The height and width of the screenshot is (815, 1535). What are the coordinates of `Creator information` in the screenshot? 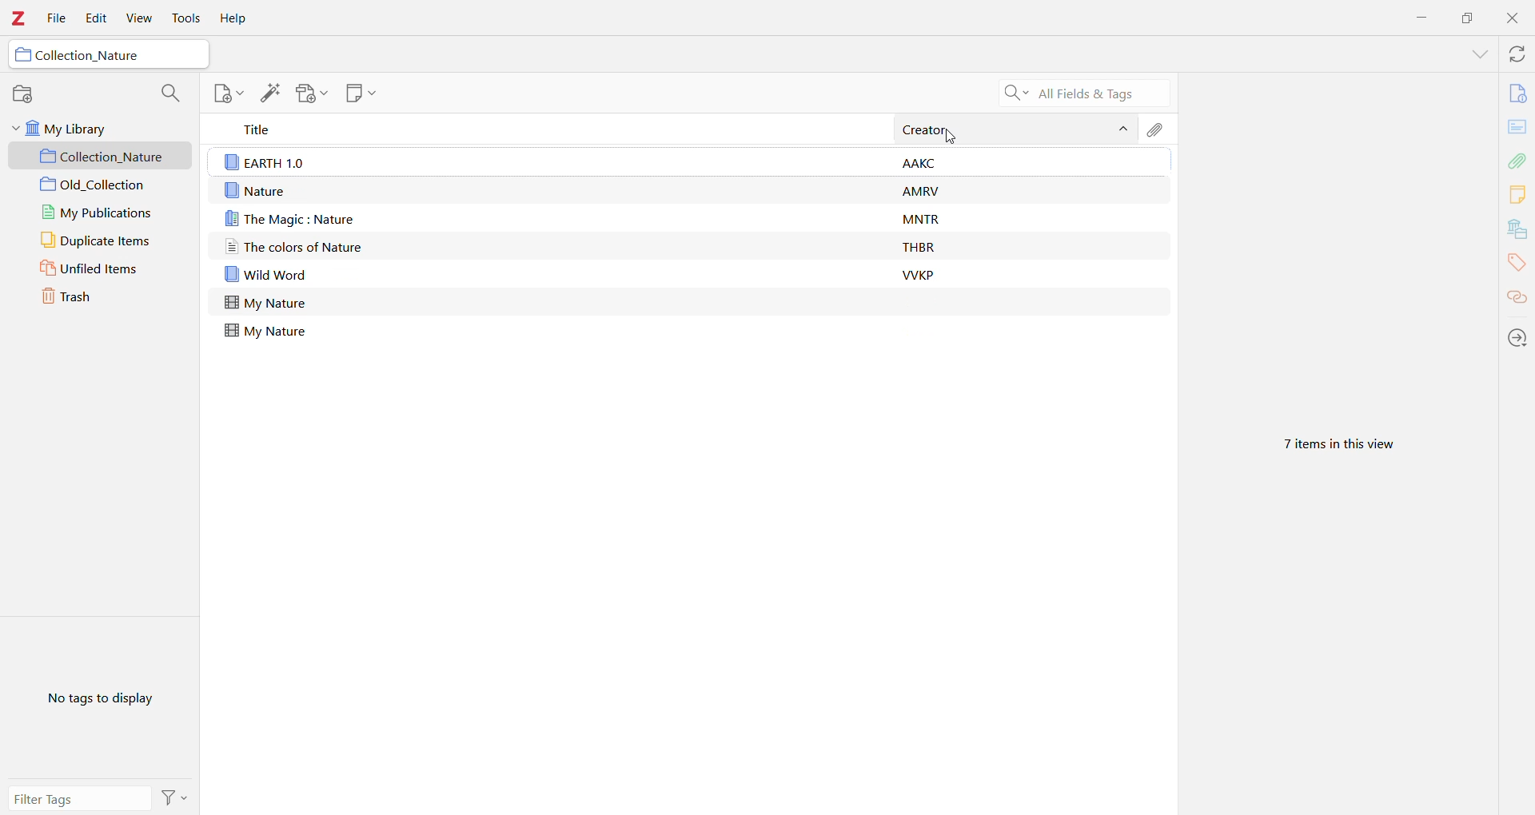 It's located at (929, 245).